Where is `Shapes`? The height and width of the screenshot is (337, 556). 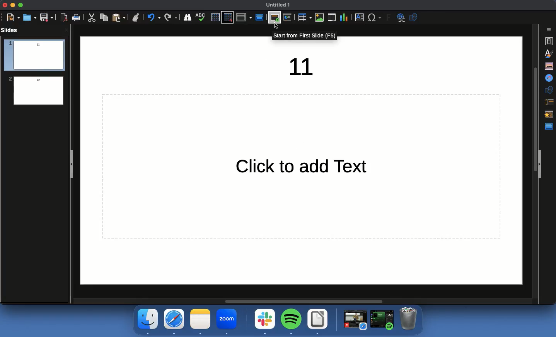 Shapes is located at coordinates (550, 90).